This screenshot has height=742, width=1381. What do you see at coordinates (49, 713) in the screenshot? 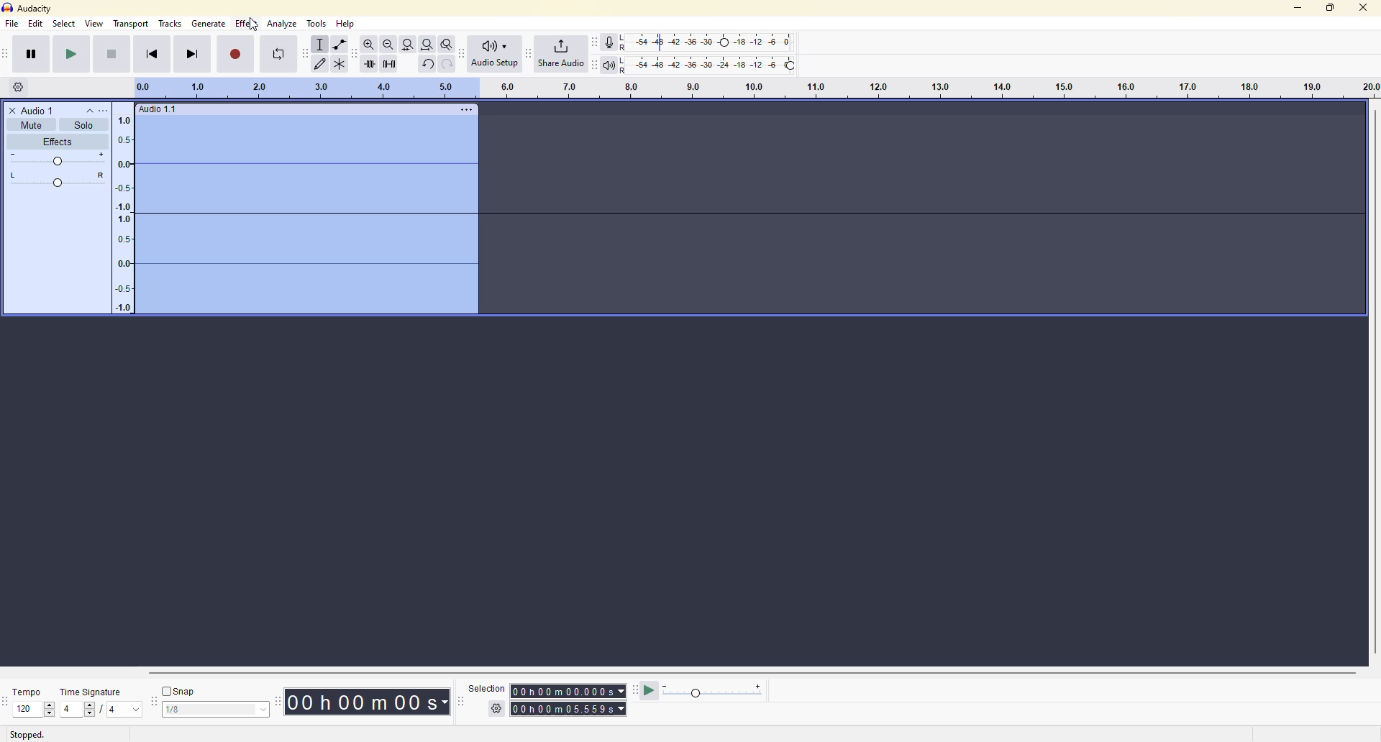
I see `down` at bounding box center [49, 713].